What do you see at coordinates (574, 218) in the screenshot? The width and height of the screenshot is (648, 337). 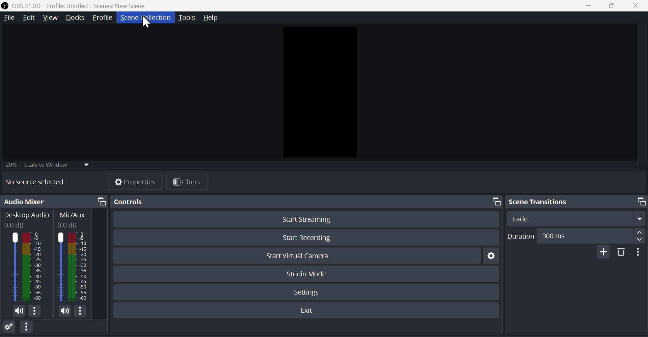 I see `Fade` at bounding box center [574, 218].